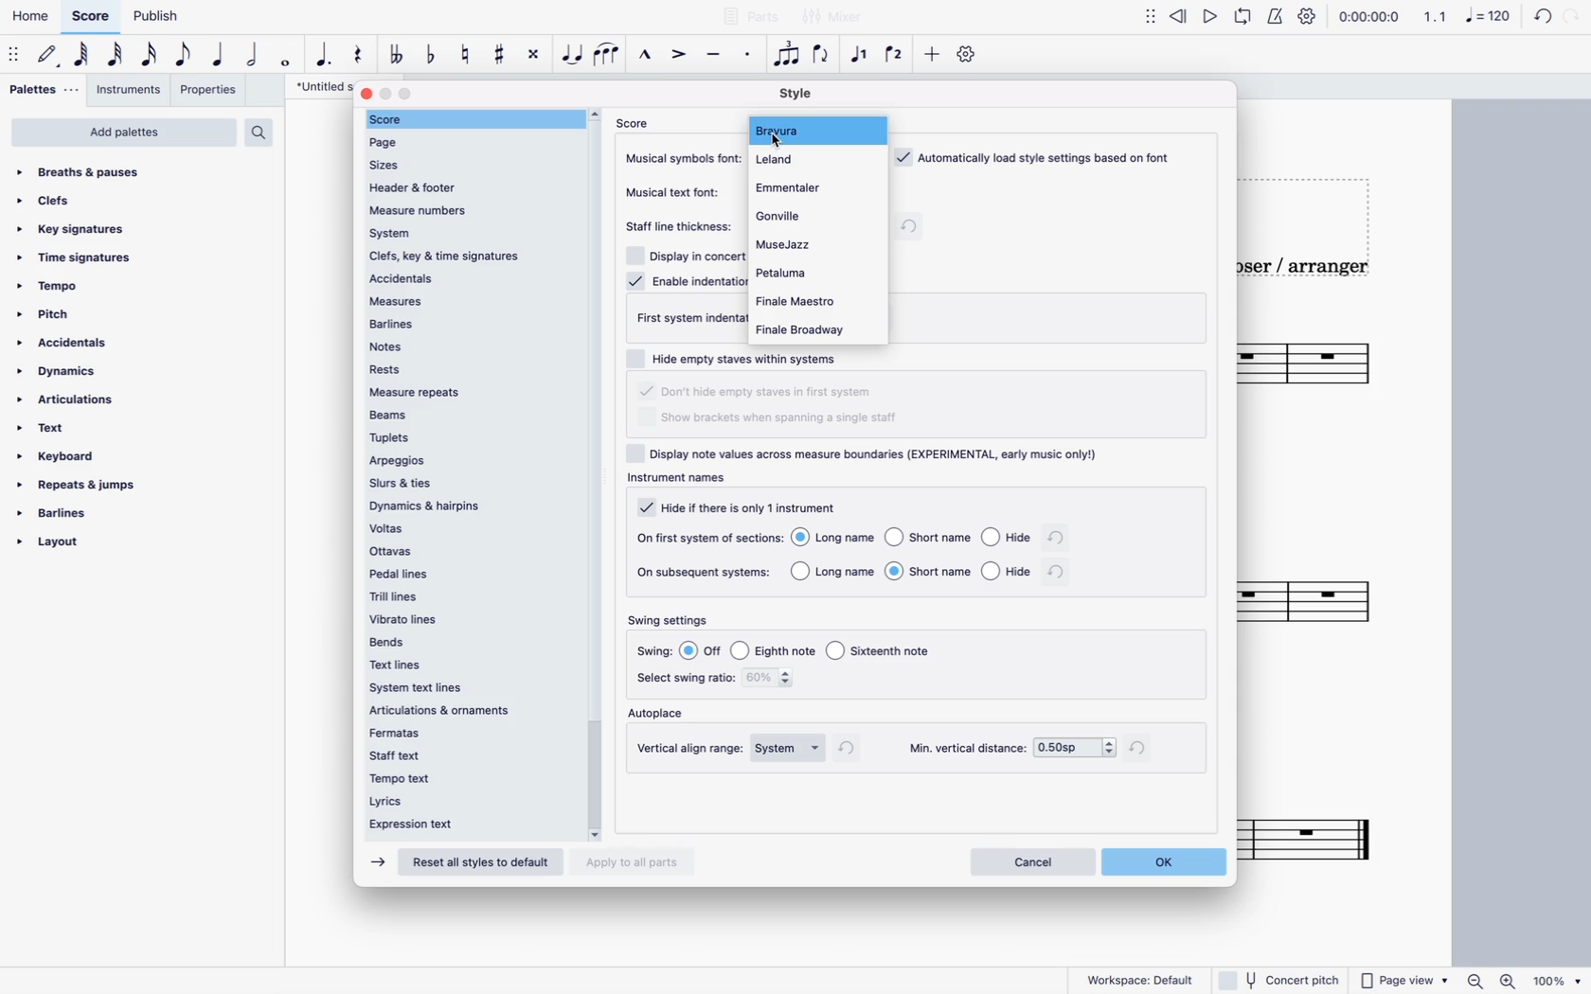 The width and height of the screenshot is (1591, 994). I want to click on on subsequent systems, so click(706, 572).